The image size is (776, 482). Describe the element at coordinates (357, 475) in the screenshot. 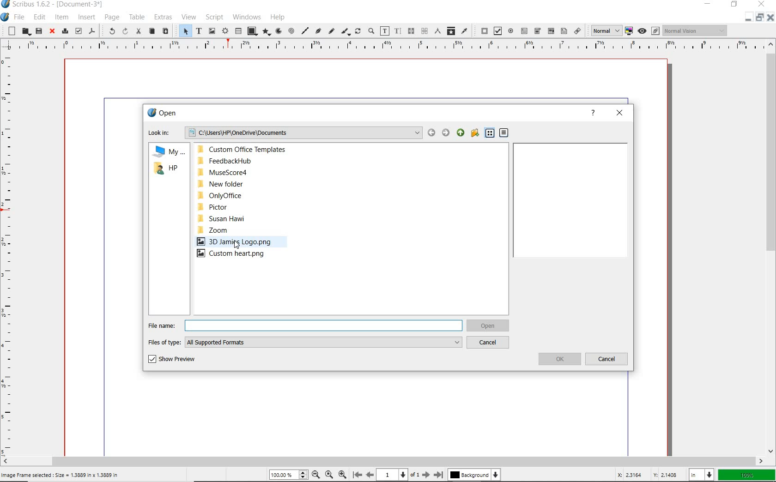

I see `first` at that location.